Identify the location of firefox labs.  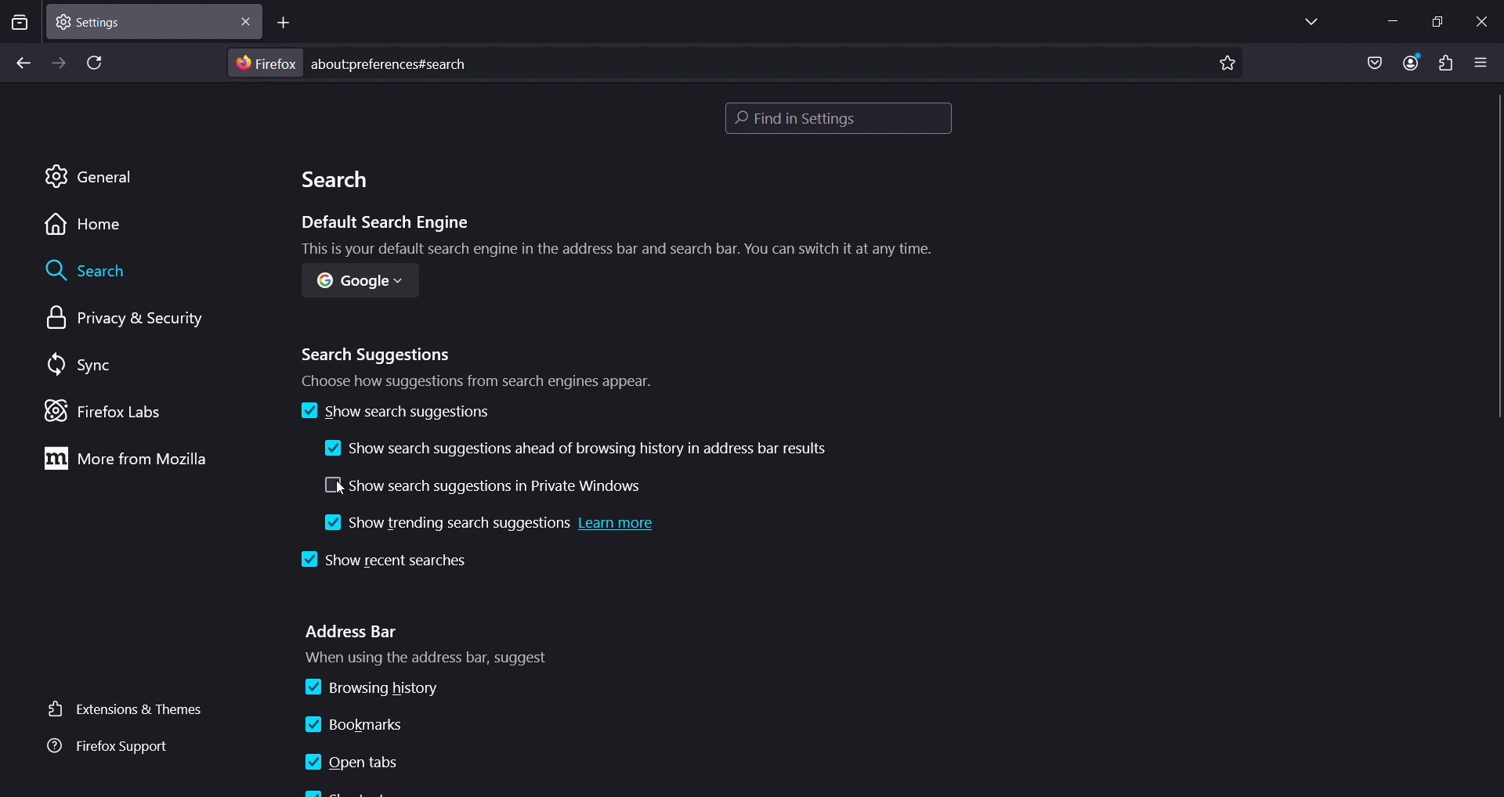
(106, 409).